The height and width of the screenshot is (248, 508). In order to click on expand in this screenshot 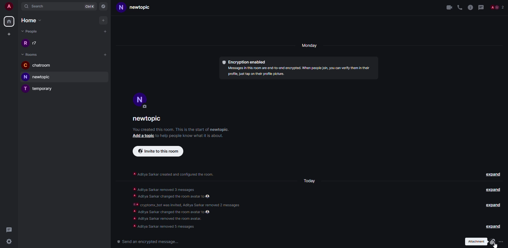, I will do `click(492, 190)`.